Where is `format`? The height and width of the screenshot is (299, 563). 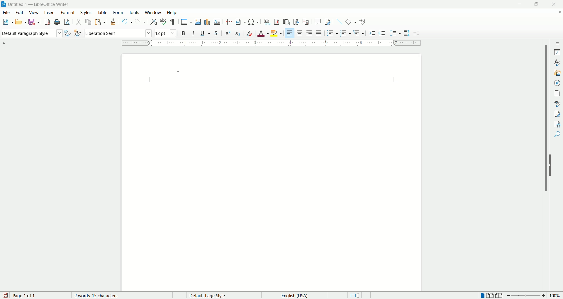
format is located at coordinates (67, 13).